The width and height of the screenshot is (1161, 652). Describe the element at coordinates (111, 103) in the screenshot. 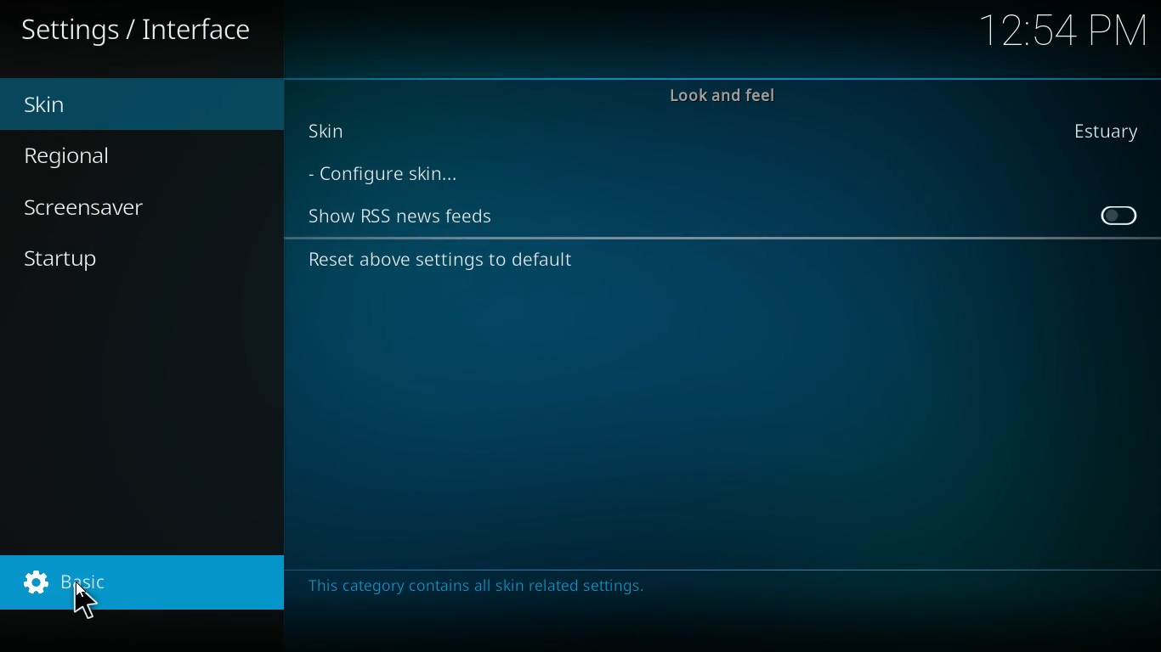

I see `skin` at that location.